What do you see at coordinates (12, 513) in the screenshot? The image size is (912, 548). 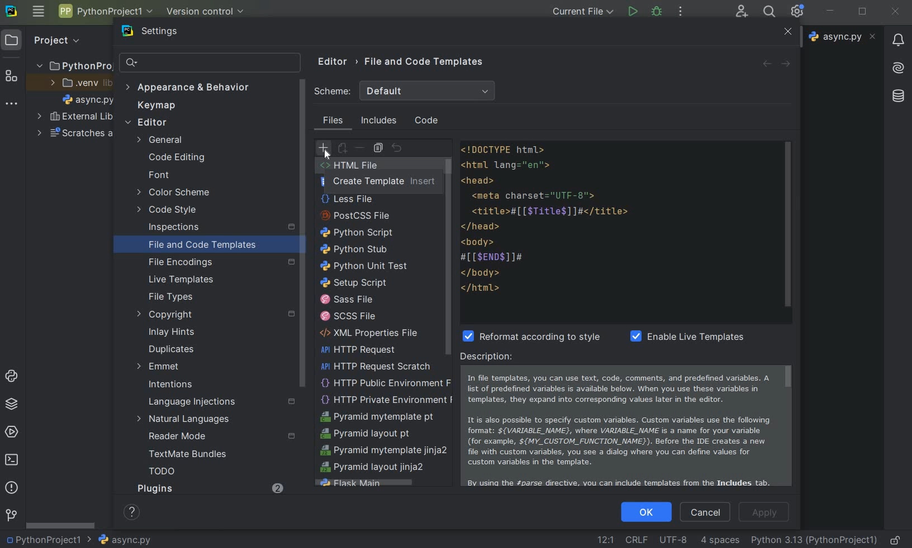 I see `version control` at bounding box center [12, 513].